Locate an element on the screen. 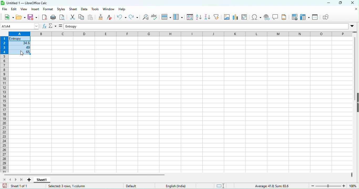 The image size is (359, 189). select function is located at coordinates (53, 27).